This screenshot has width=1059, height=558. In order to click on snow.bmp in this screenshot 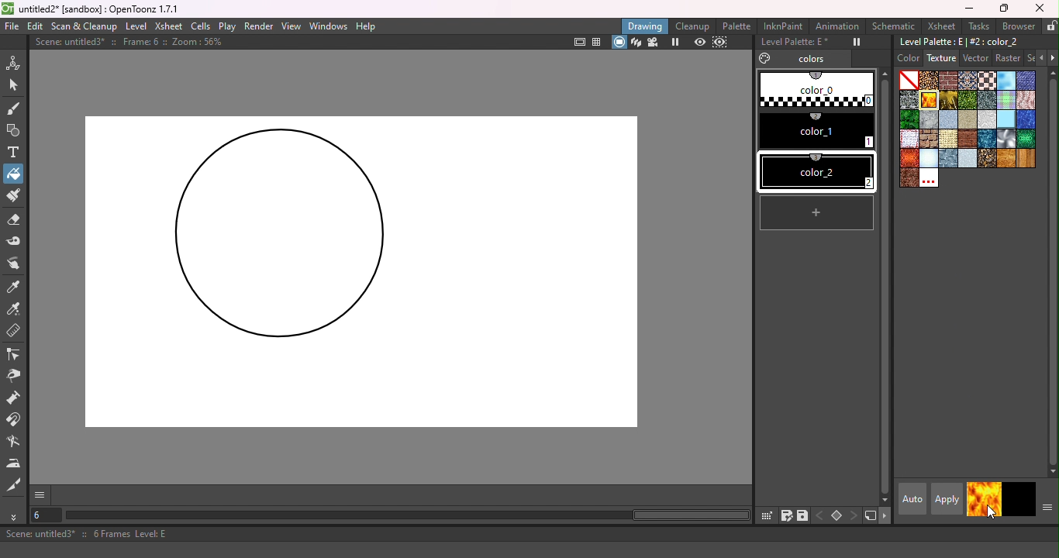, I will do `click(930, 158)`.